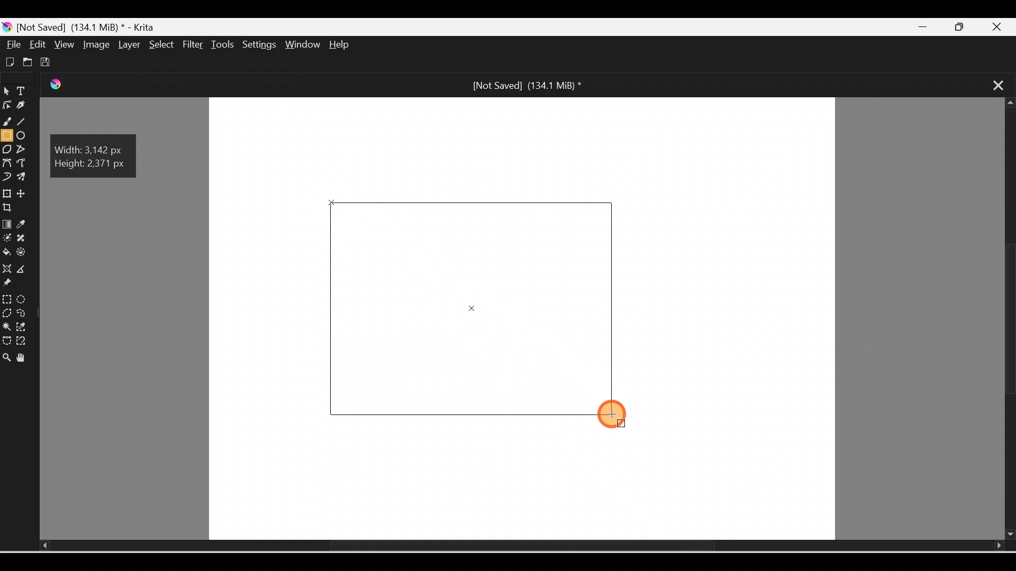  What do you see at coordinates (7, 135) in the screenshot?
I see `Rectangle` at bounding box center [7, 135].